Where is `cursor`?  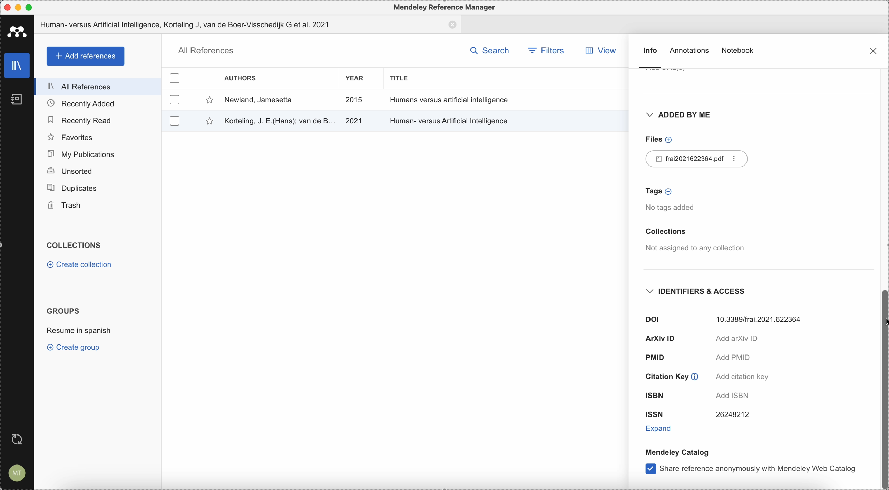
cursor is located at coordinates (883, 321).